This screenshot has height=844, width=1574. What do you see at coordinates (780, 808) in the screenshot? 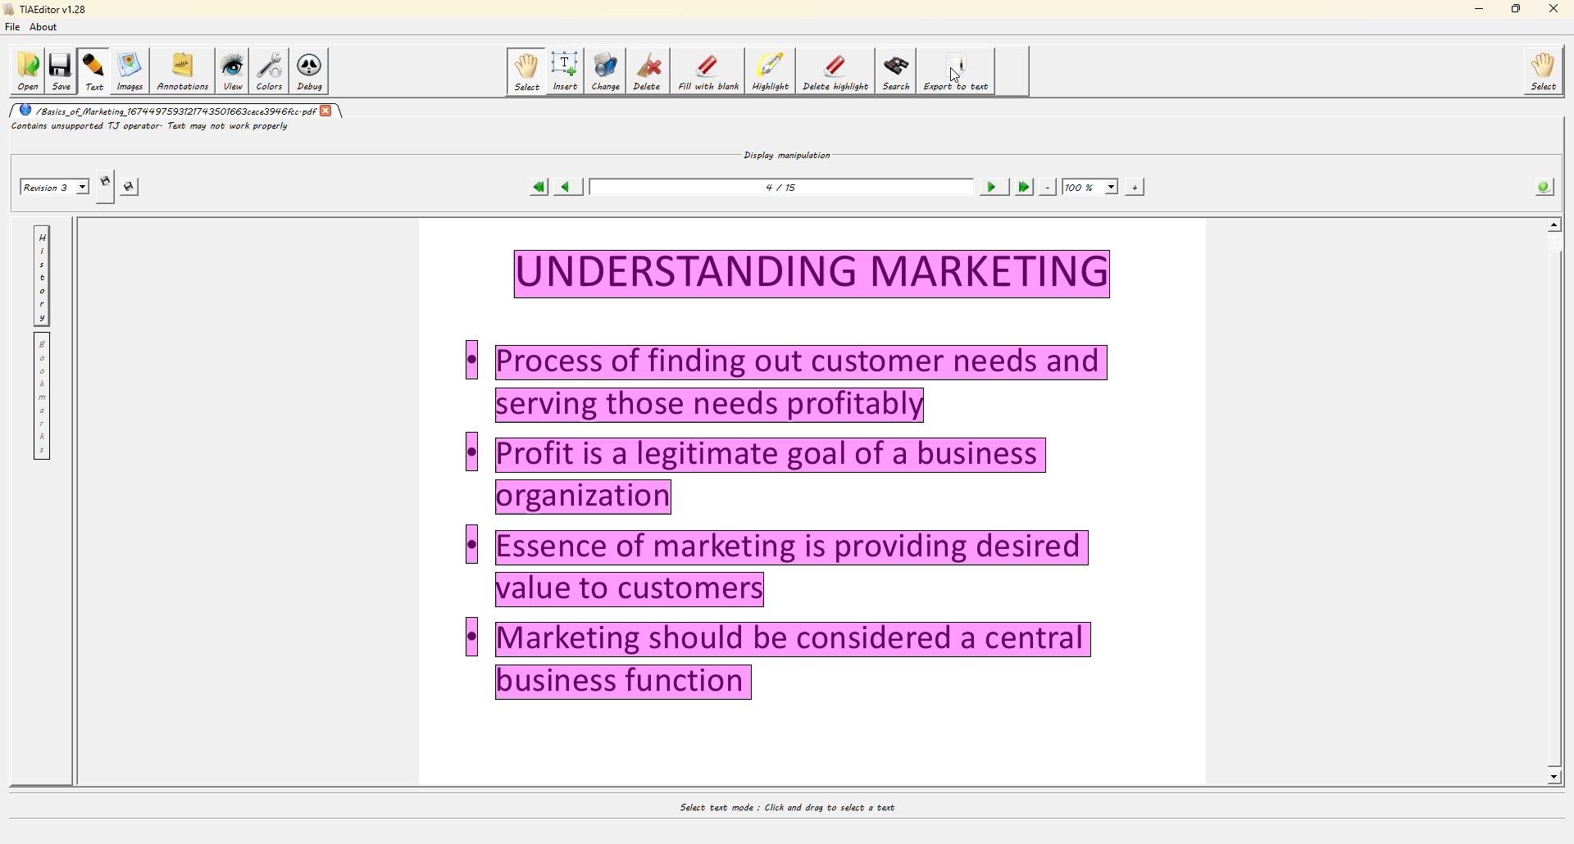
I see `select text mode` at bounding box center [780, 808].